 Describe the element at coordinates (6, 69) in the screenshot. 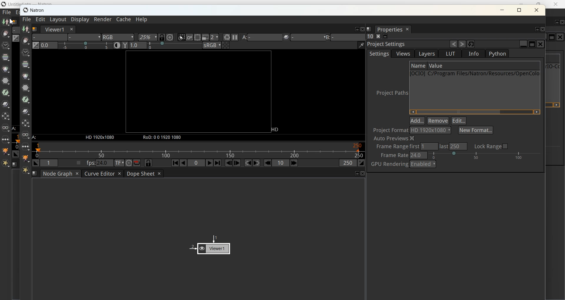

I see `Color` at that location.